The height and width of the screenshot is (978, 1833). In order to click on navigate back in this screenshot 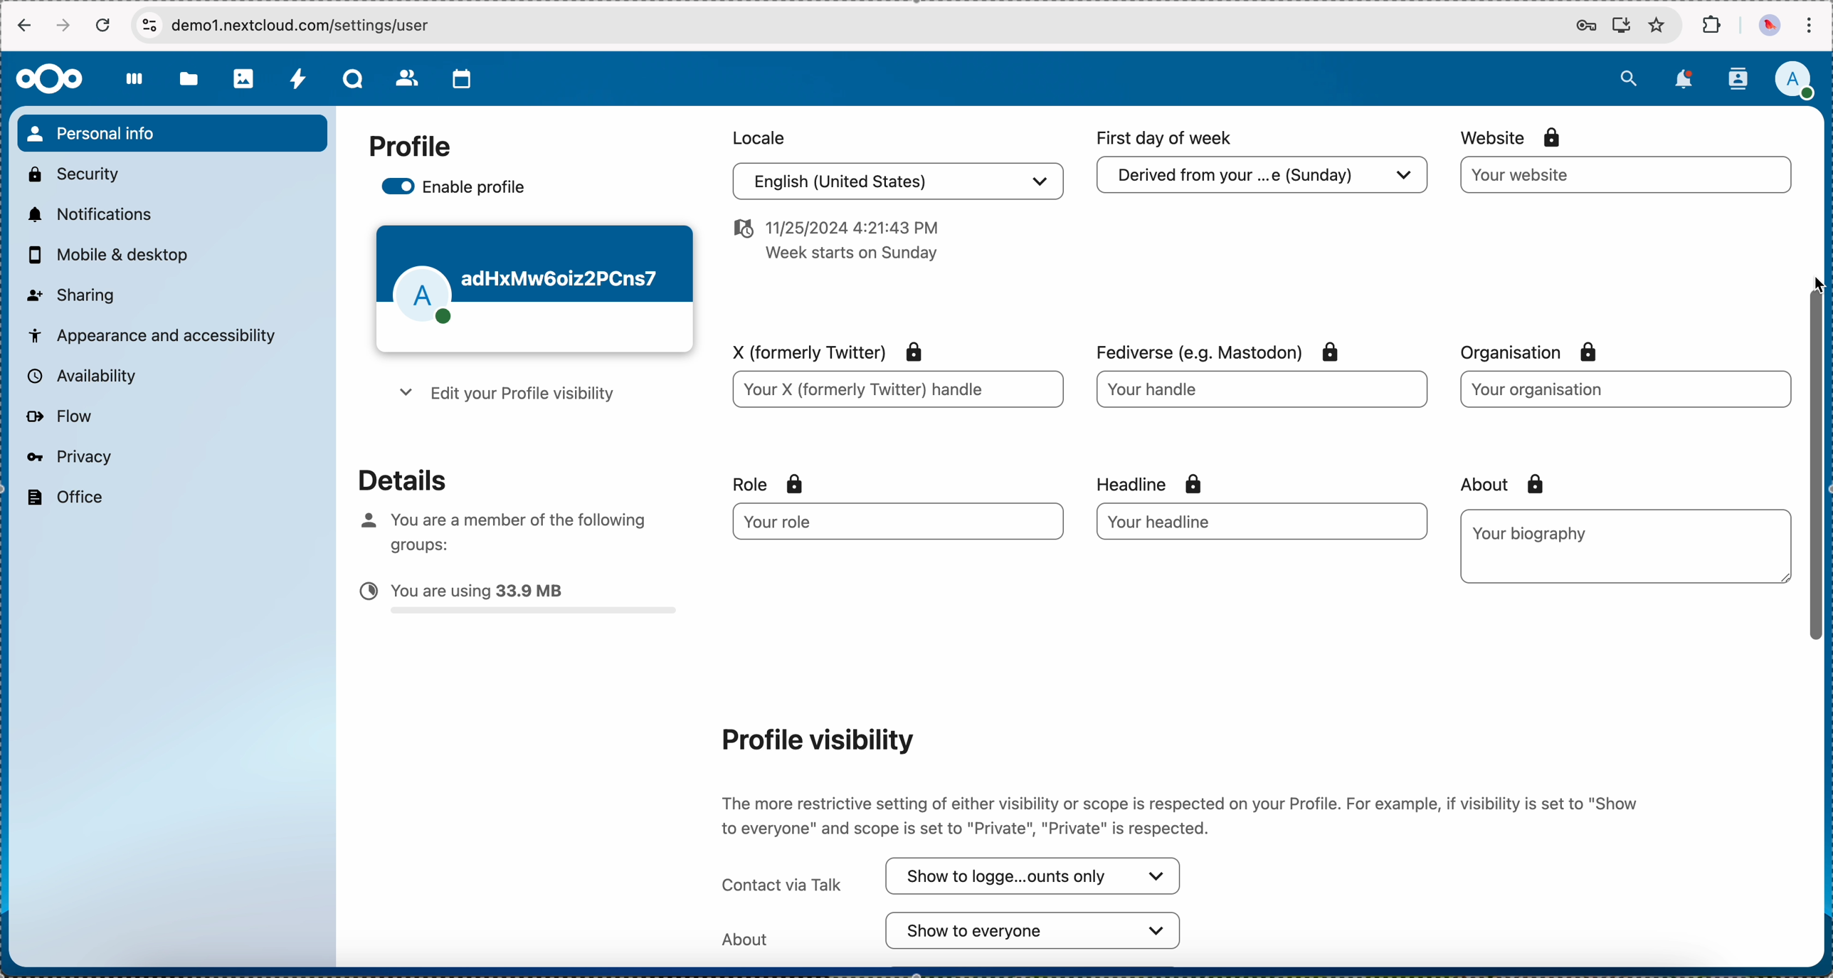, I will do `click(22, 28)`.